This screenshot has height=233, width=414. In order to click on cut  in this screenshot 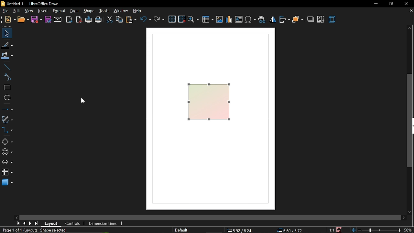, I will do `click(109, 20)`.